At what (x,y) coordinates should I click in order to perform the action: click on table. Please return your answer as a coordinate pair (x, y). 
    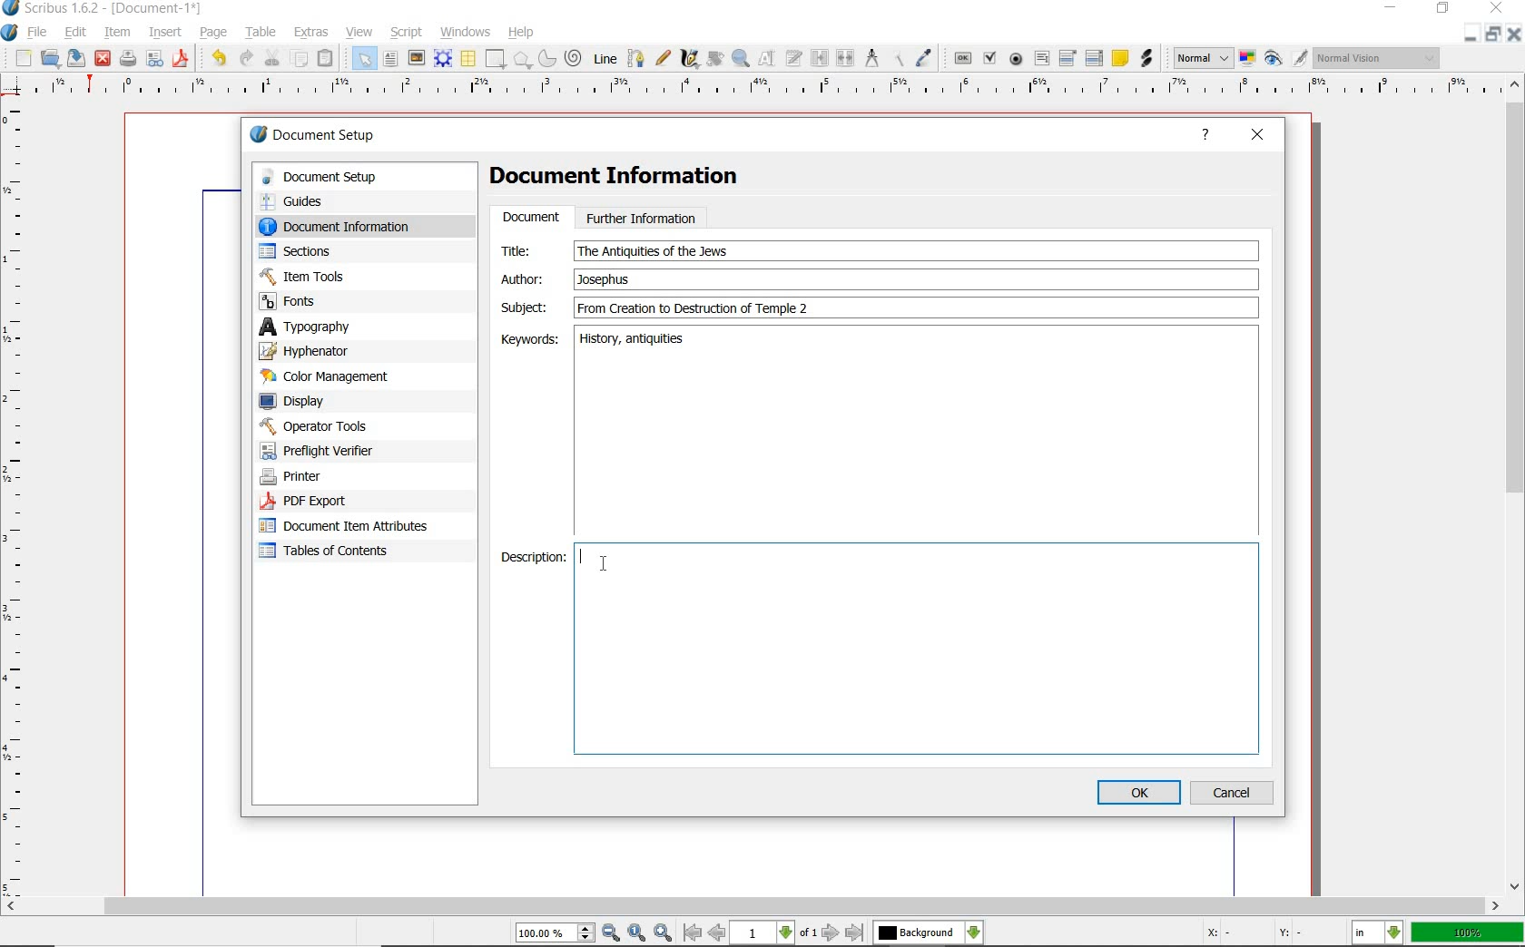
    Looking at the image, I should click on (467, 58).